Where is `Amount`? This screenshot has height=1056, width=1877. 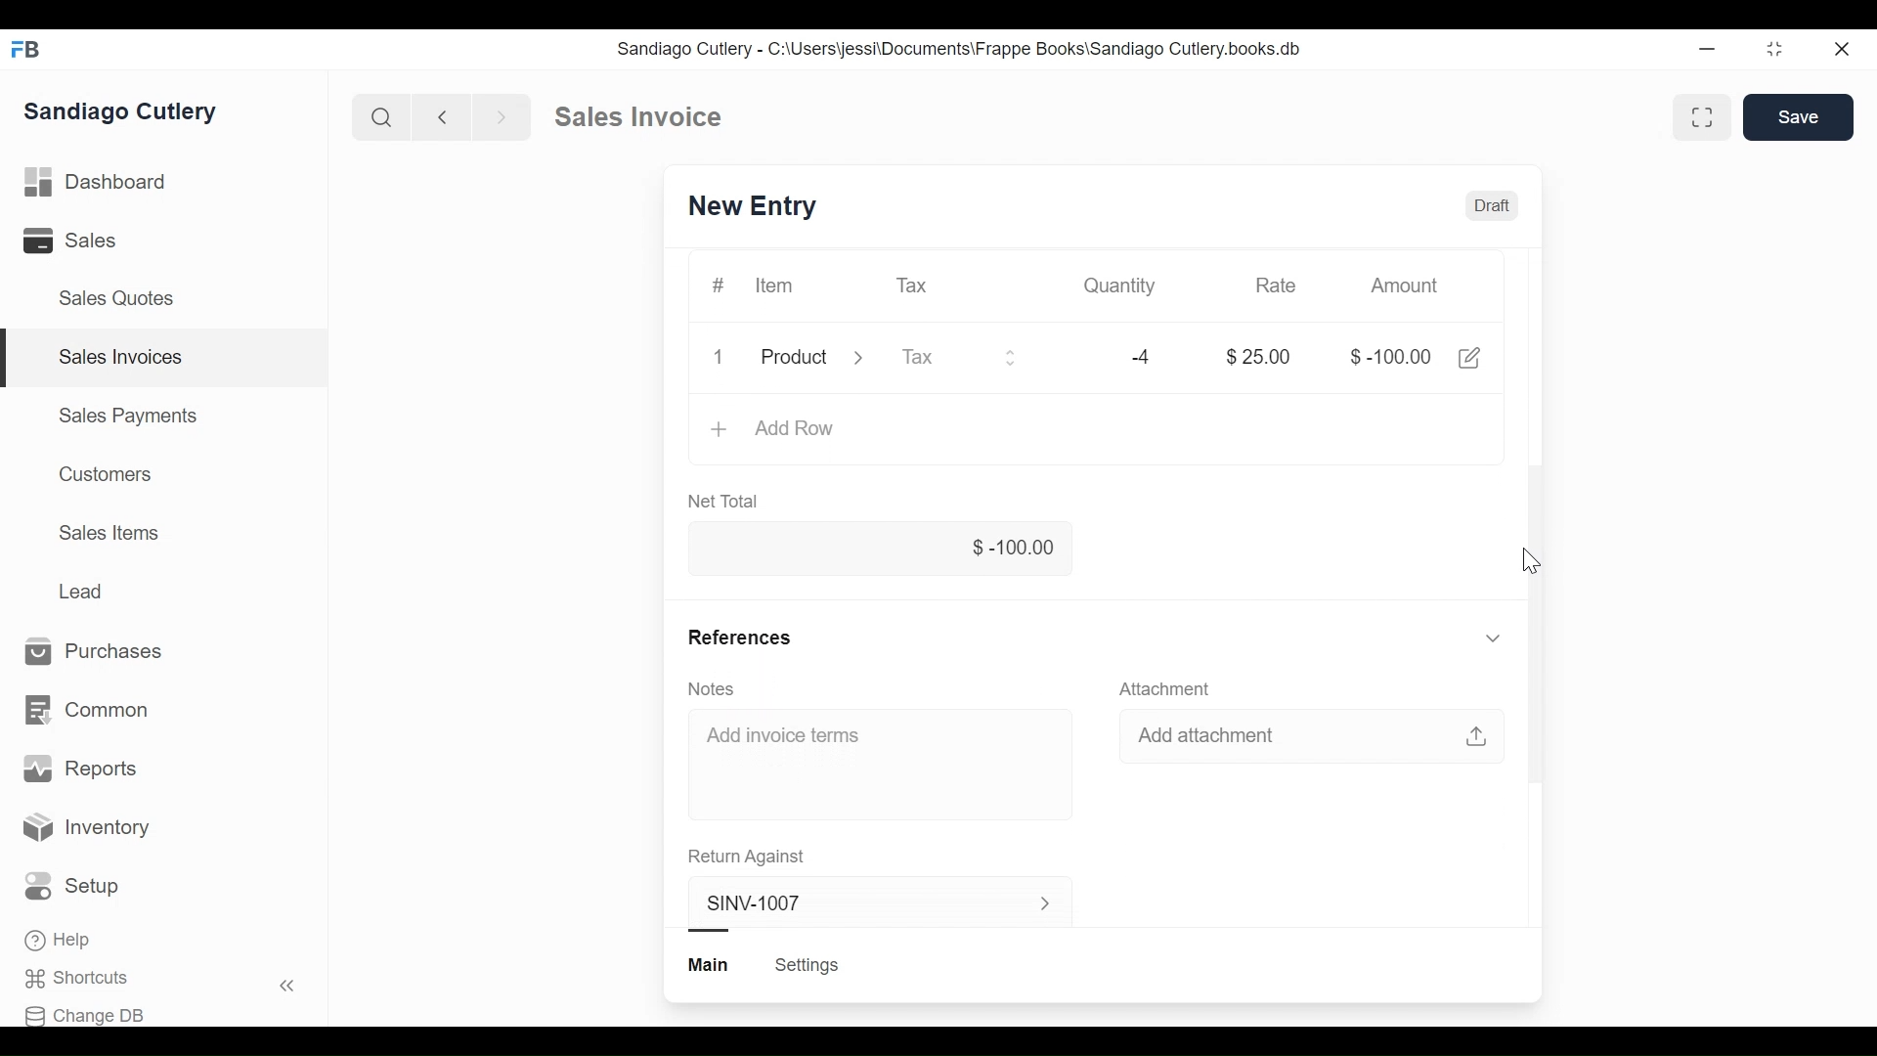 Amount is located at coordinates (1404, 286).